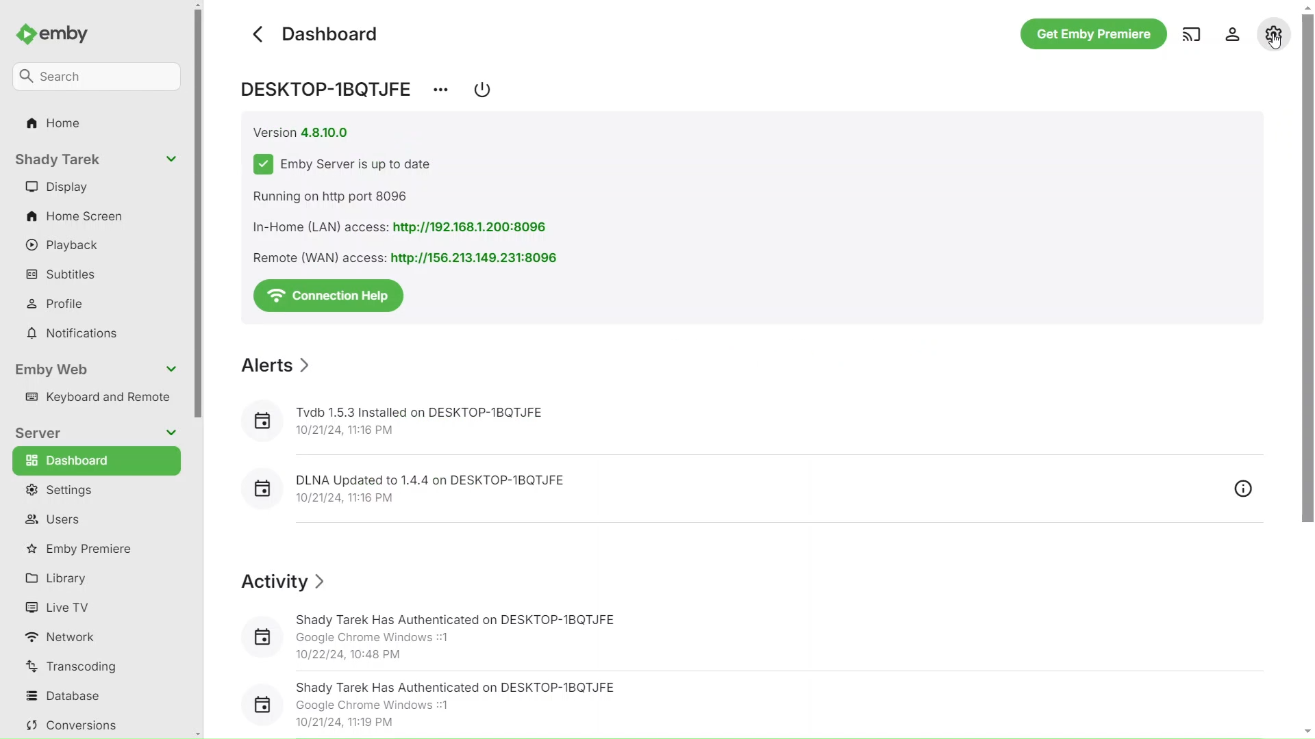  What do you see at coordinates (441, 89) in the screenshot?
I see `...` at bounding box center [441, 89].